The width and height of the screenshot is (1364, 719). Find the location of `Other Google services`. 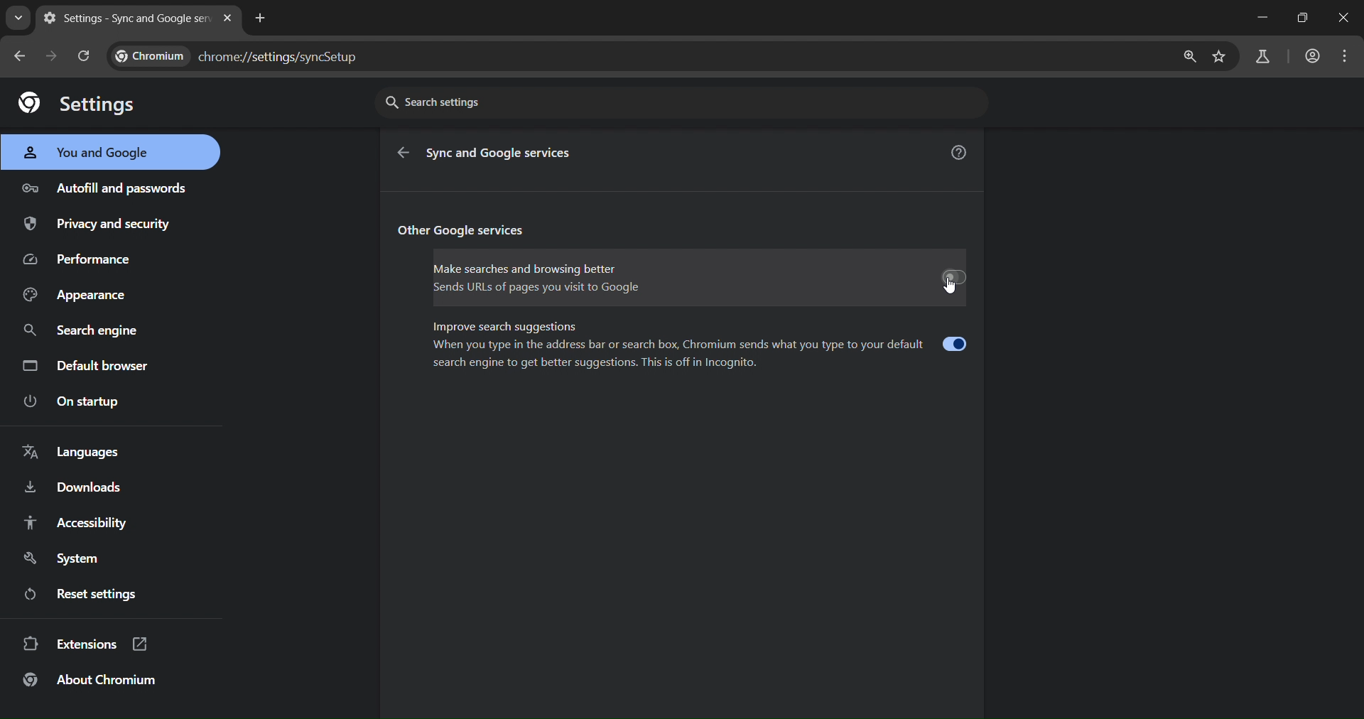

Other Google services is located at coordinates (465, 232).